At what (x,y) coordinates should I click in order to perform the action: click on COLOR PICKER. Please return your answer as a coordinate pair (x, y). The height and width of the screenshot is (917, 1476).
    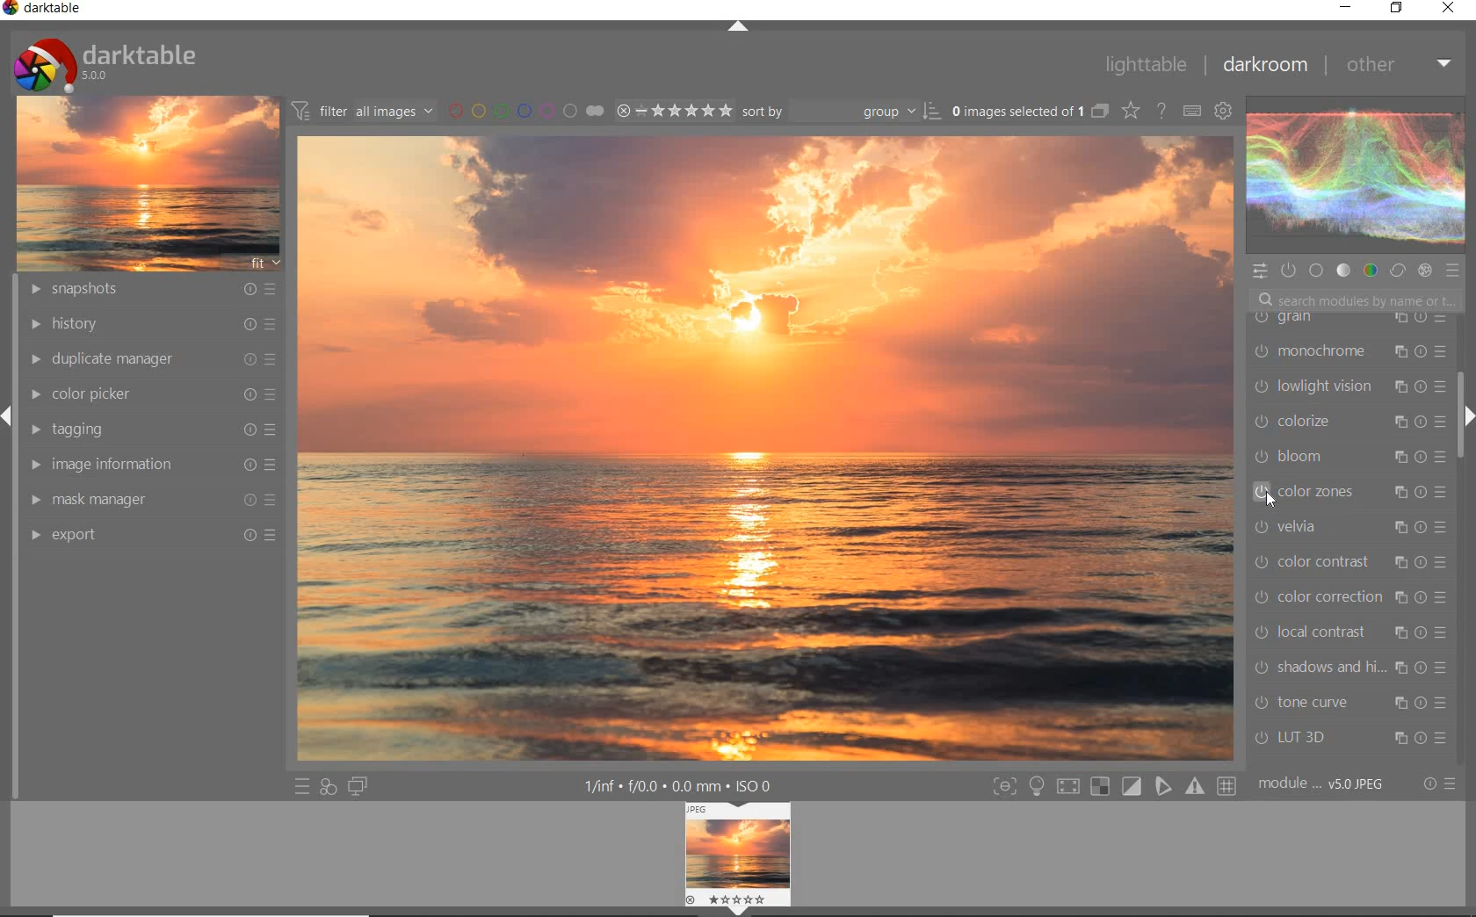
    Looking at the image, I should click on (156, 393).